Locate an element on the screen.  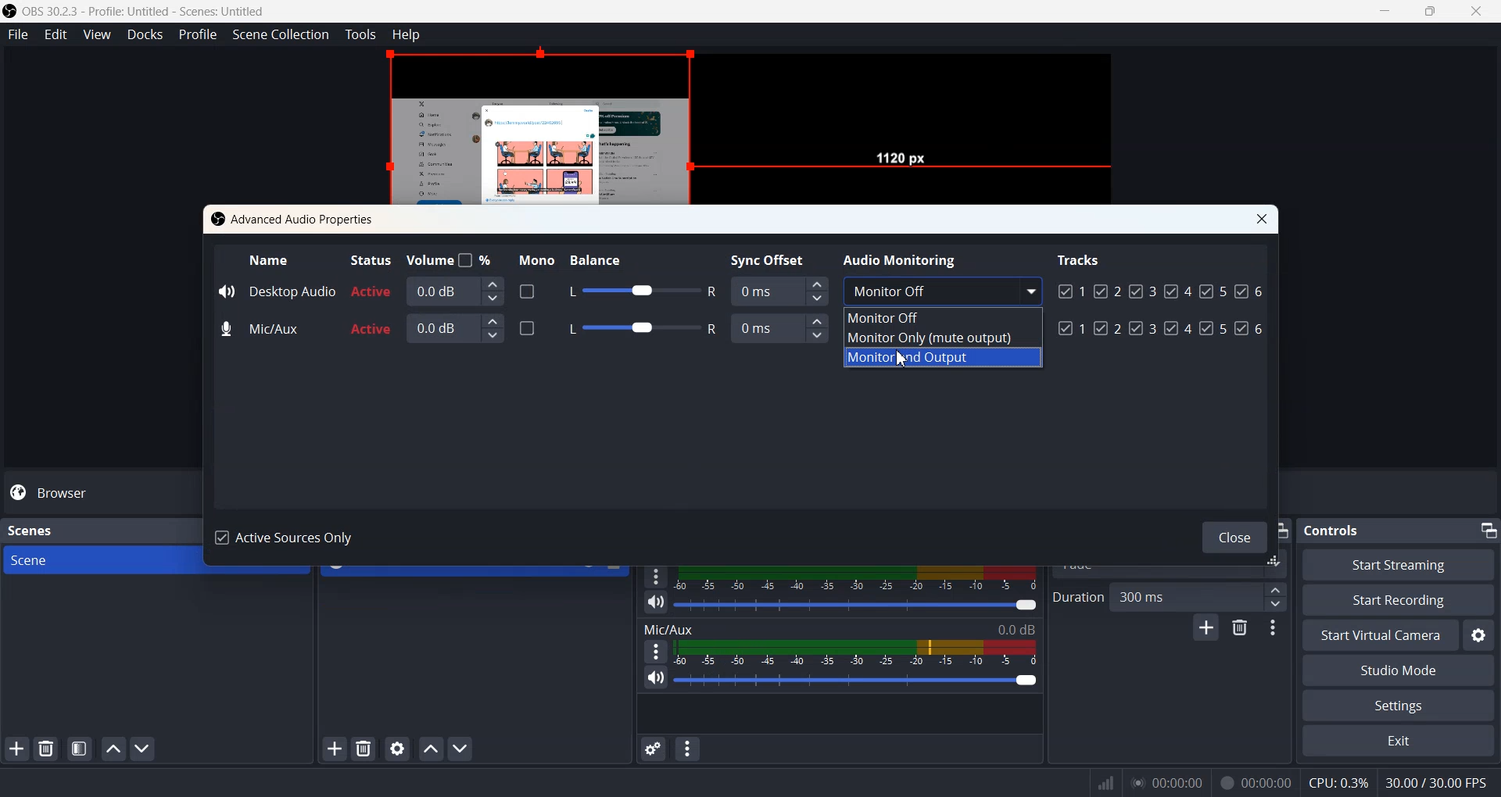
Volume adjuster is located at coordinates (858, 604).